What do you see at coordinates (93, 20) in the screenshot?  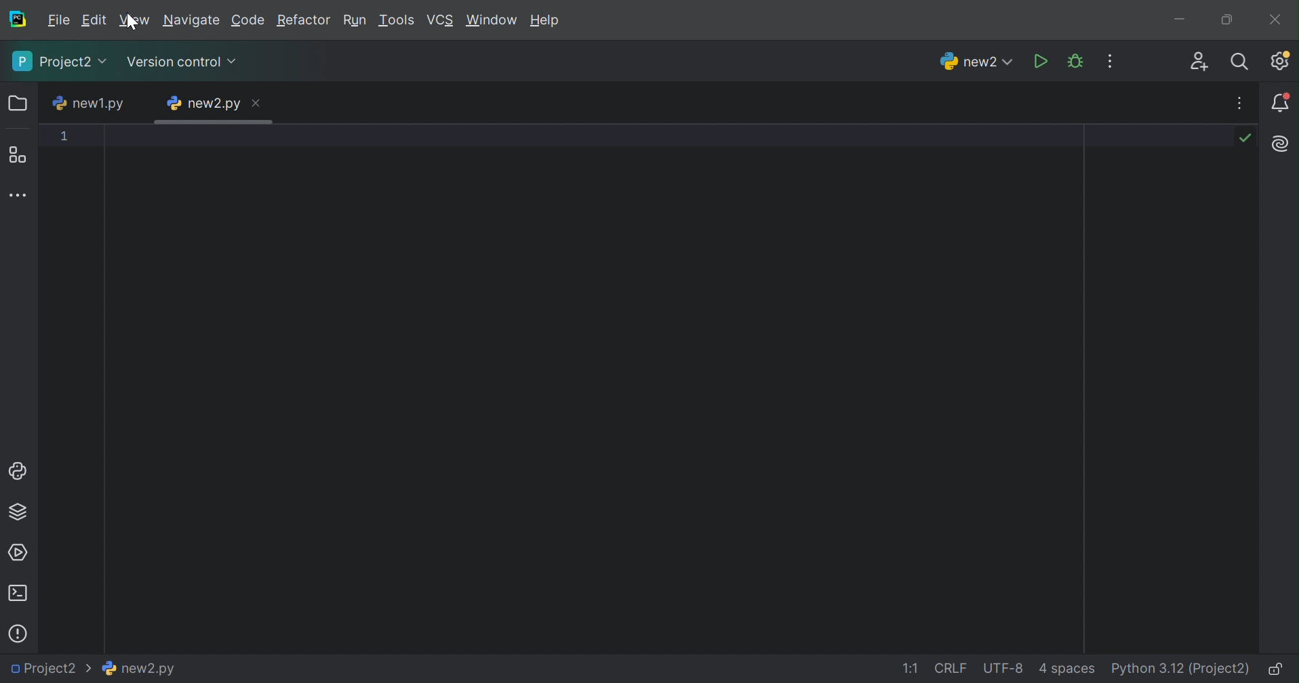 I see `Edit` at bounding box center [93, 20].